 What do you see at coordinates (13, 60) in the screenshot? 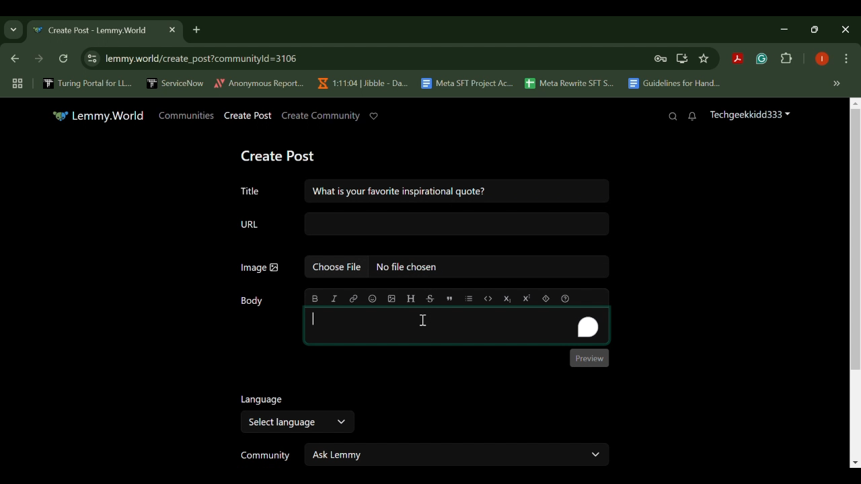
I see `Previous Webpage` at bounding box center [13, 60].